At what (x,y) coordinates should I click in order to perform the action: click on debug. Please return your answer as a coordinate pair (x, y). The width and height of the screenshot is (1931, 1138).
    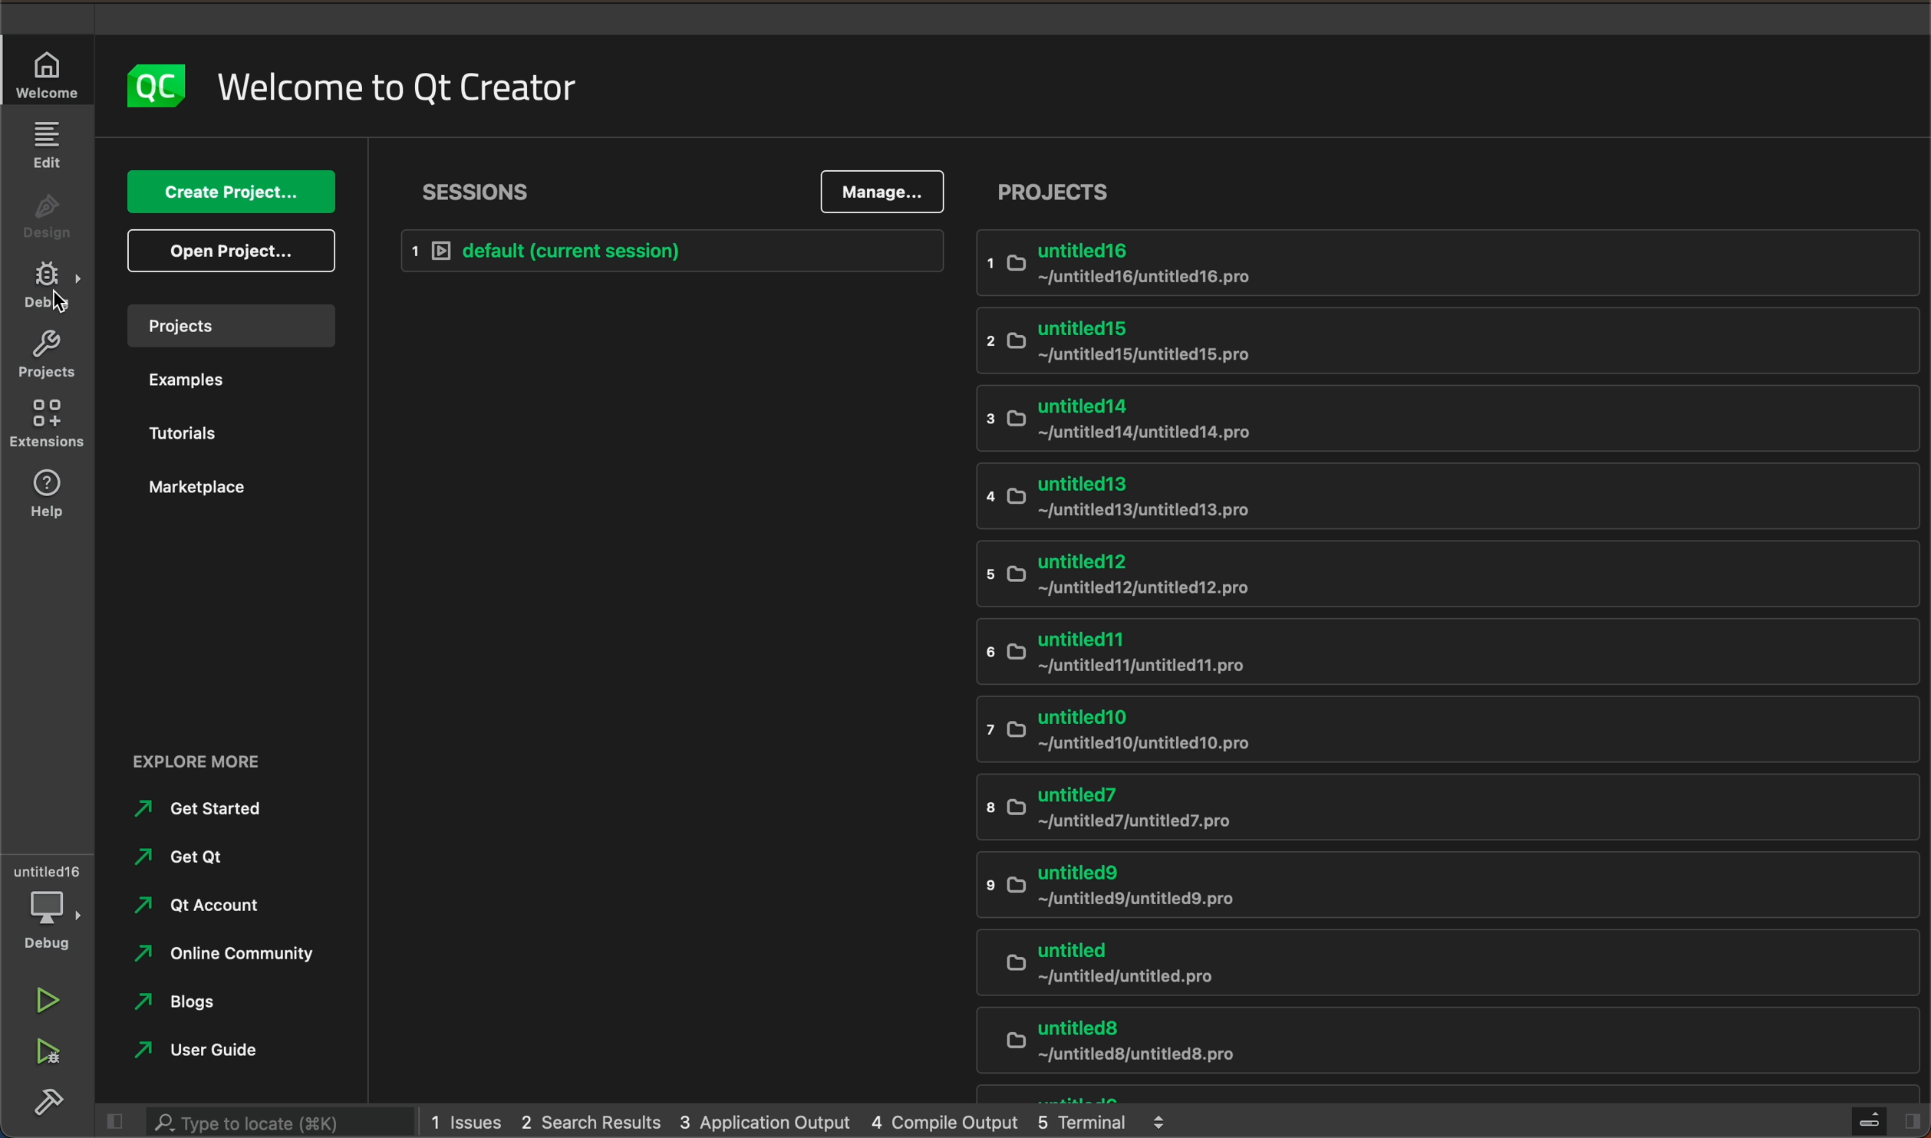
    Looking at the image, I should click on (48, 286).